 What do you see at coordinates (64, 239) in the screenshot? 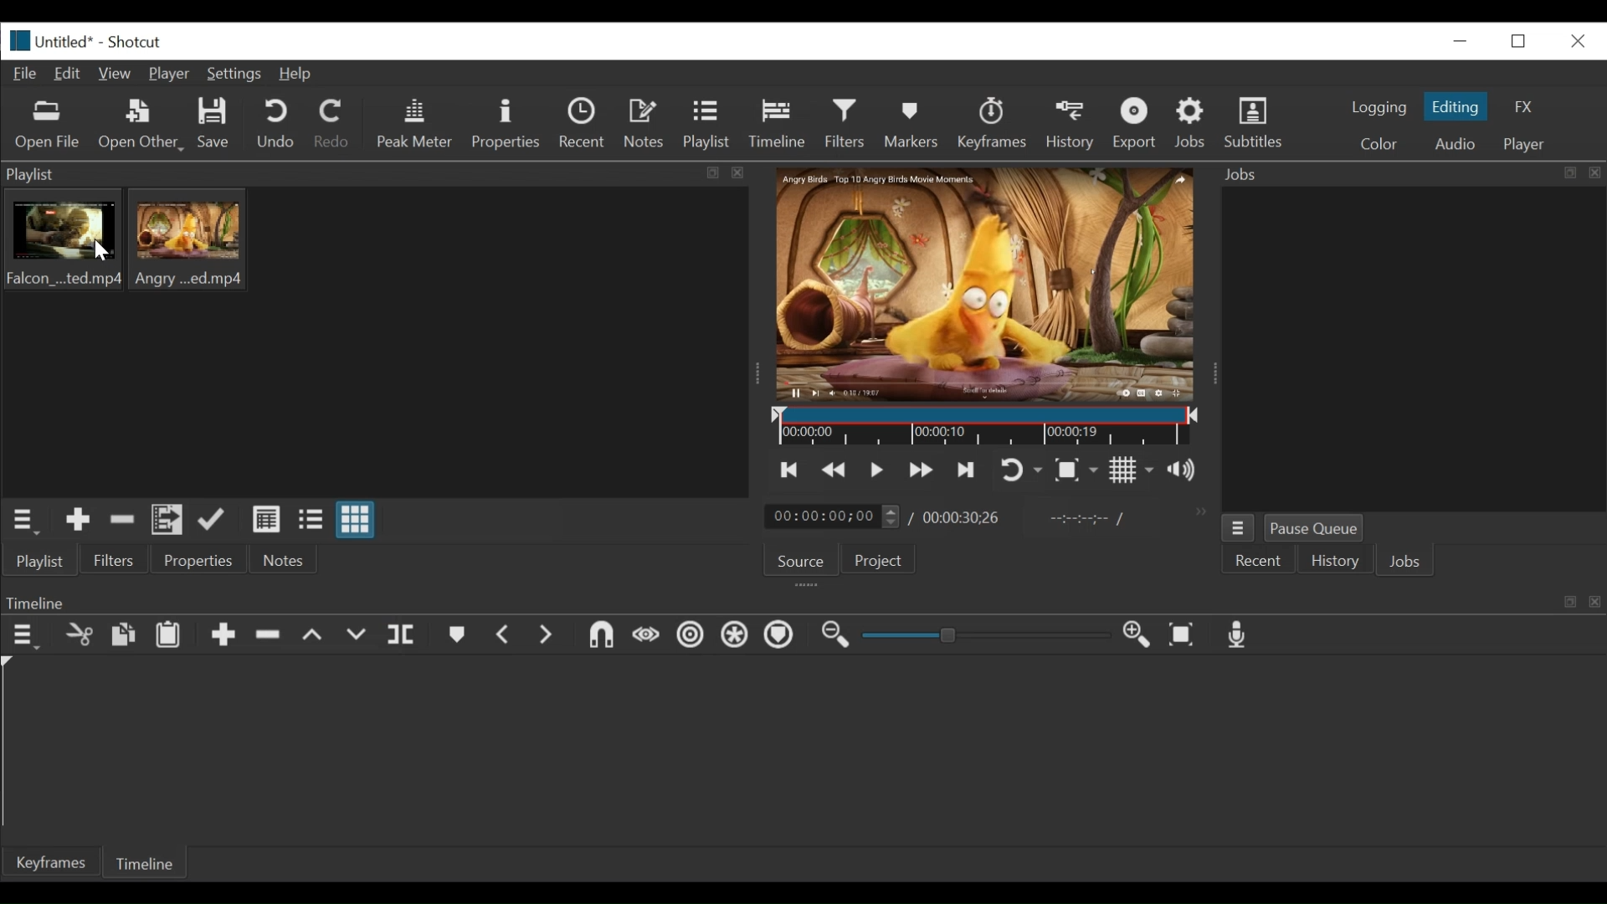
I see `clips` at bounding box center [64, 239].